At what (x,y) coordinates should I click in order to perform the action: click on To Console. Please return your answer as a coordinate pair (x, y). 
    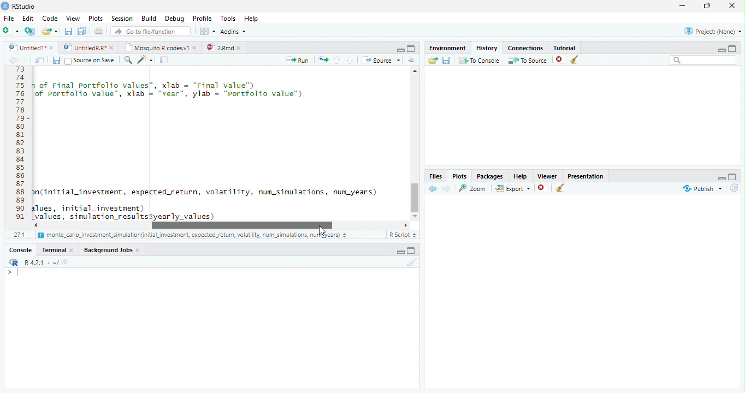
    Looking at the image, I should click on (479, 60).